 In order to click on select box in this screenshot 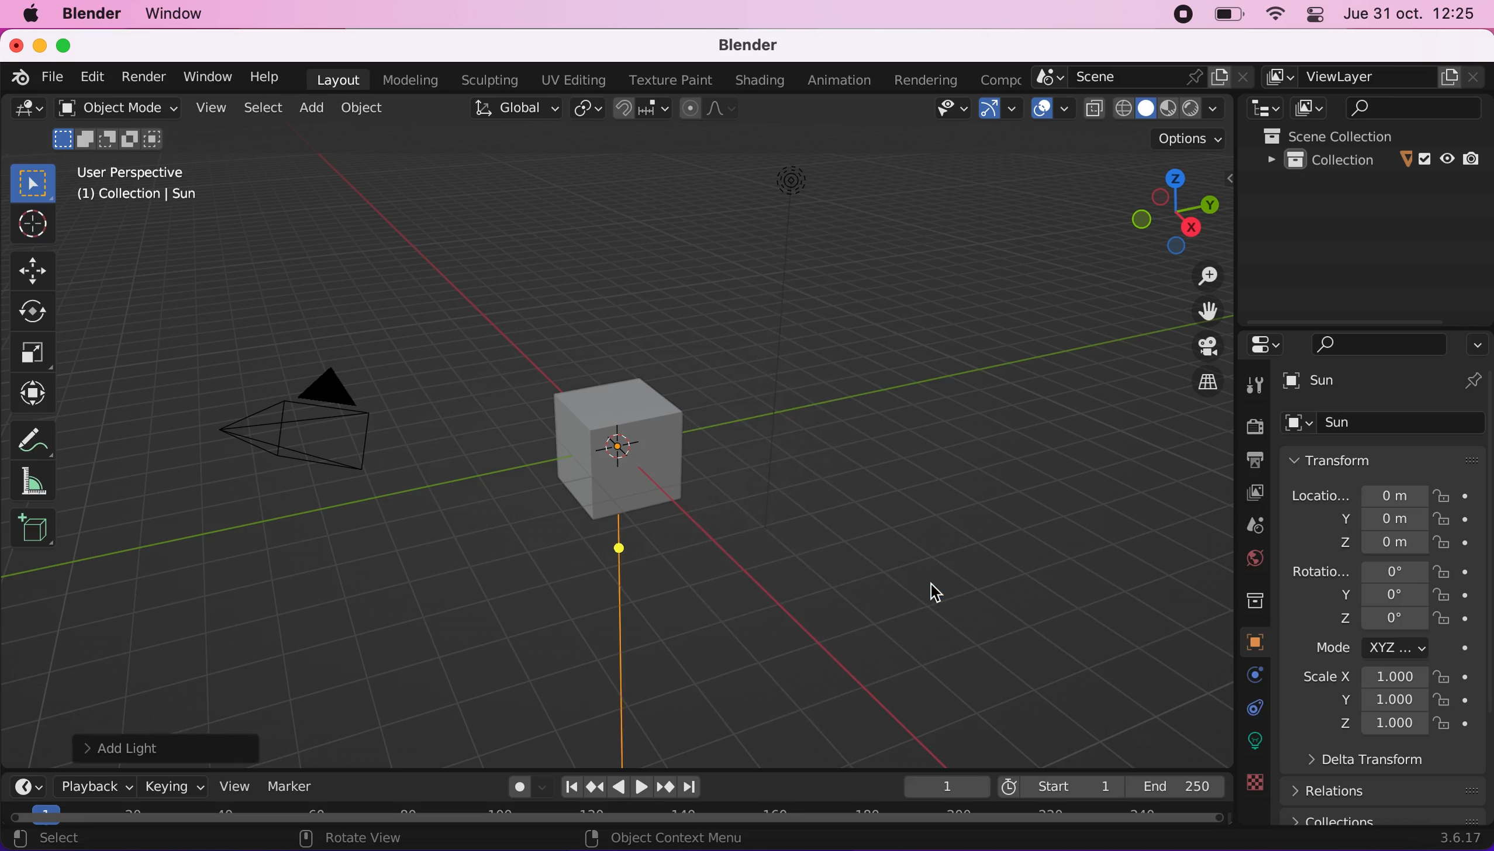, I will do `click(32, 181)`.